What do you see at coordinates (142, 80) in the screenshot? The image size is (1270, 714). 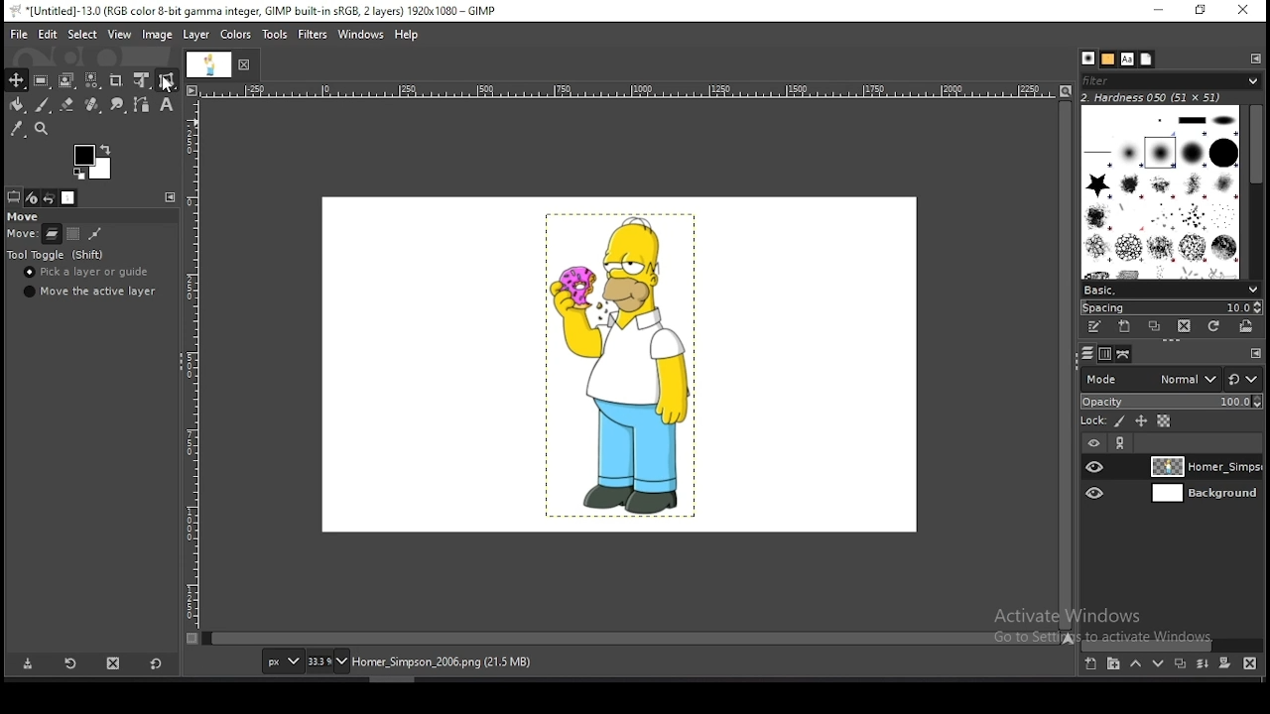 I see `unified transform tool` at bounding box center [142, 80].